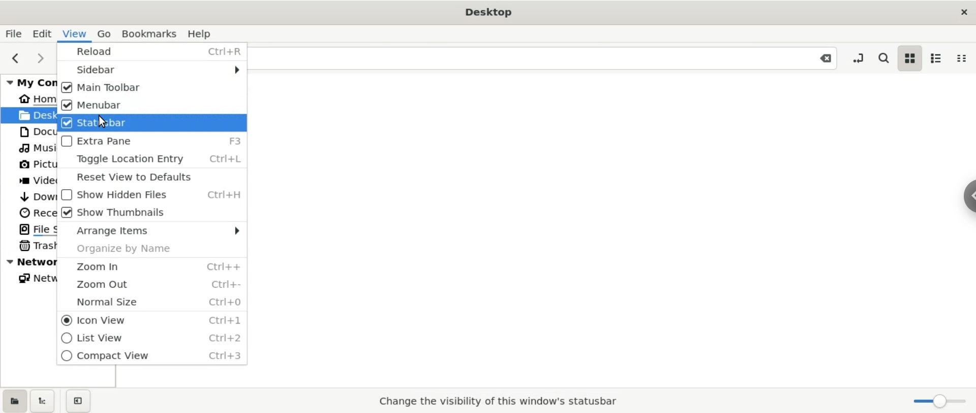 The image size is (976, 413). I want to click on Extra Pane, so click(150, 141).